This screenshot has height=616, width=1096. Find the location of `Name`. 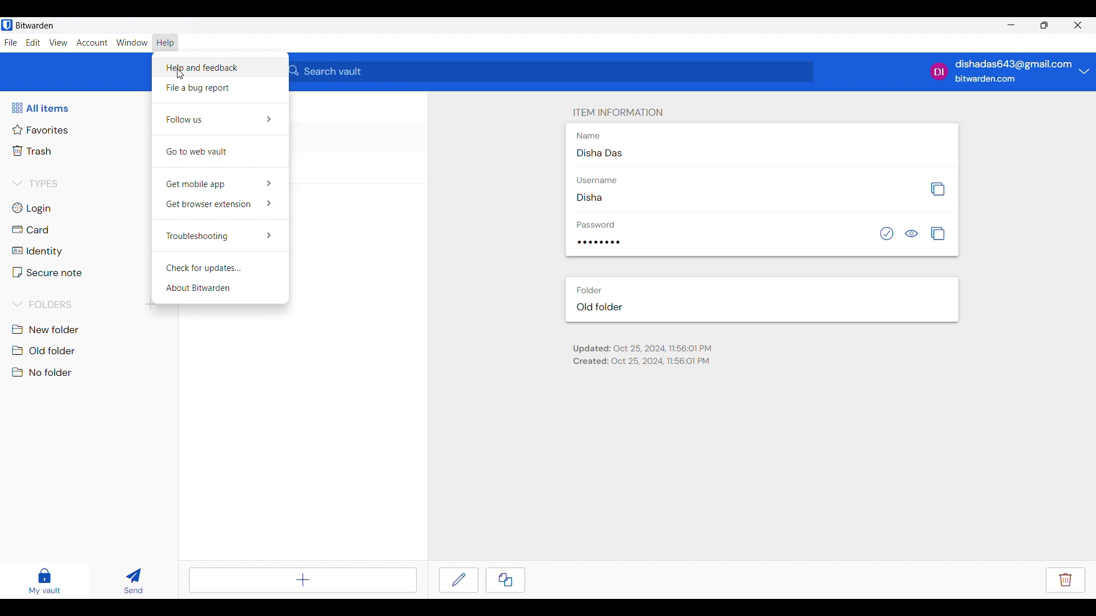

Name is located at coordinates (589, 136).